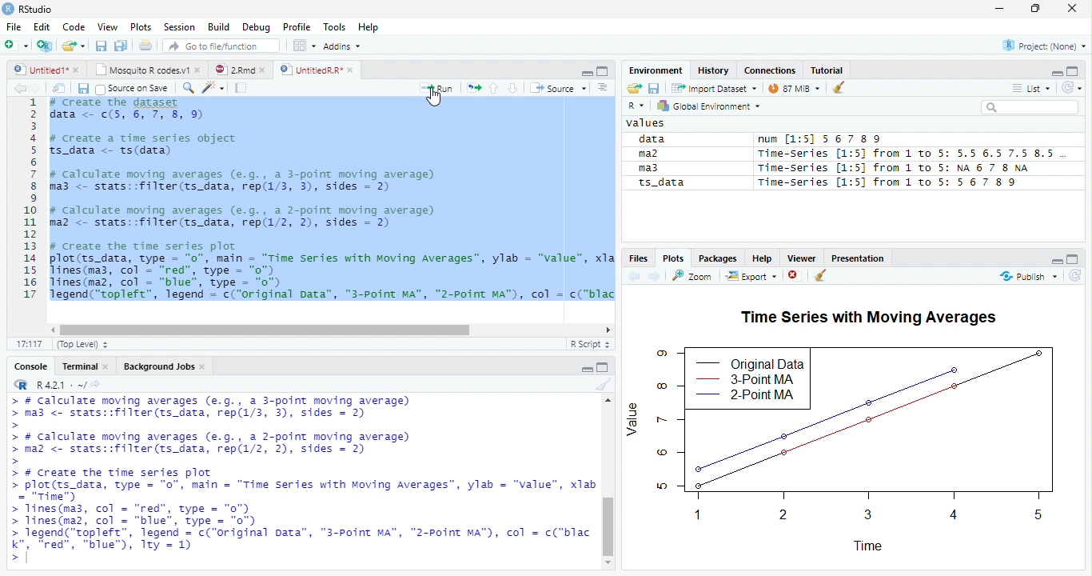 This screenshot has height=576, width=1092. What do you see at coordinates (157, 366) in the screenshot?
I see `Background Jobs` at bounding box center [157, 366].